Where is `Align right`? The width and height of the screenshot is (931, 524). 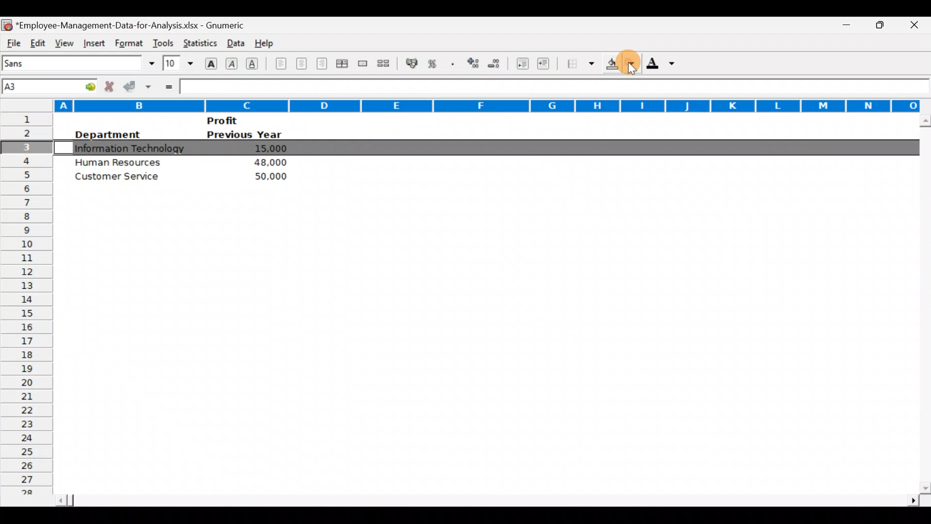 Align right is located at coordinates (323, 64).